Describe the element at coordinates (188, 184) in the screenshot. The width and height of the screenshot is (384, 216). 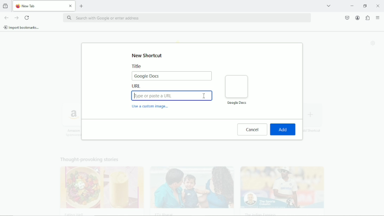
I see `Thought provoking stories` at that location.